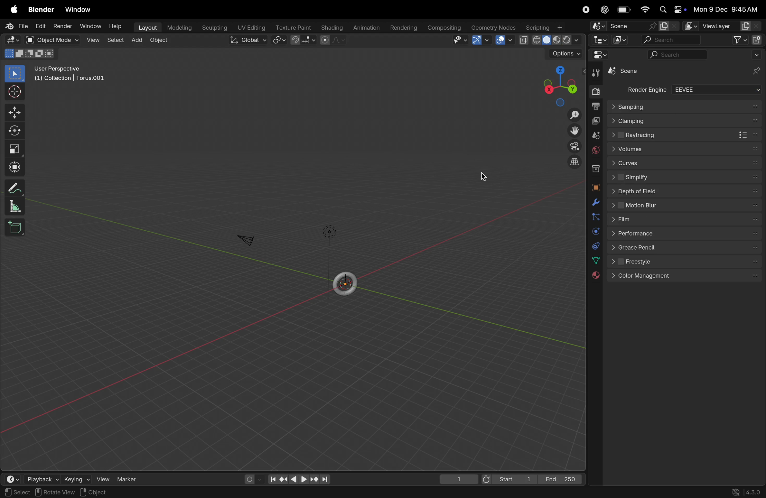 This screenshot has width=766, height=498. I want to click on physics, so click(594, 232).